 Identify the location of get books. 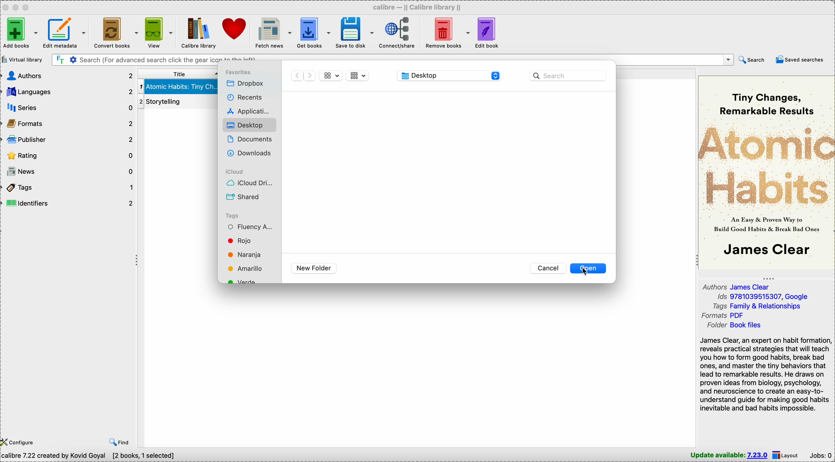
(312, 32).